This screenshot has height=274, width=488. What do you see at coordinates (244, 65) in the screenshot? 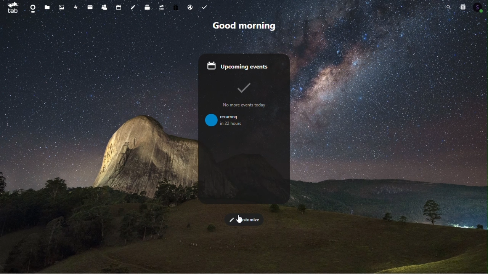
I see `Upcoming events` at bounding box center [244, 65].